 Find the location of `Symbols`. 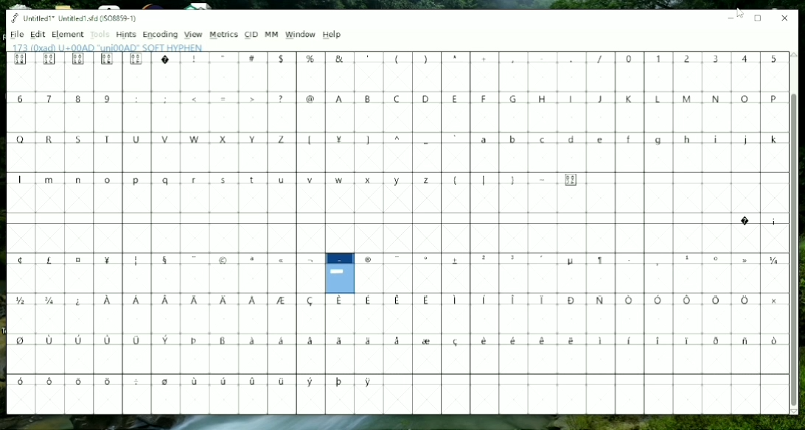

Symbols is located at coordinates (164, 258).